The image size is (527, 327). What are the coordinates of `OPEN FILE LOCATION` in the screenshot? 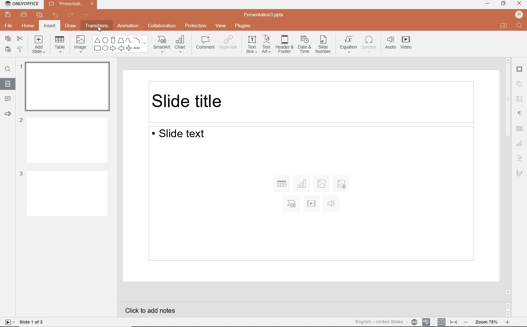 It's located at (503, 26).